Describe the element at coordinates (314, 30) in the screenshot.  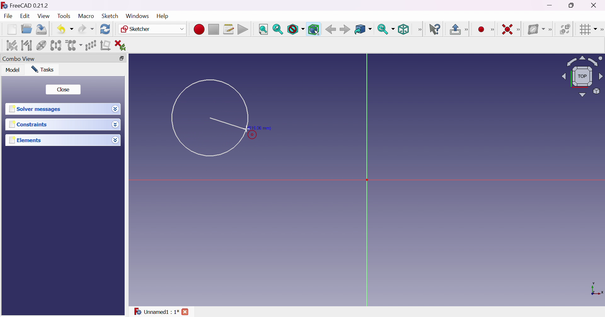
I see `Bounding box` at that location.